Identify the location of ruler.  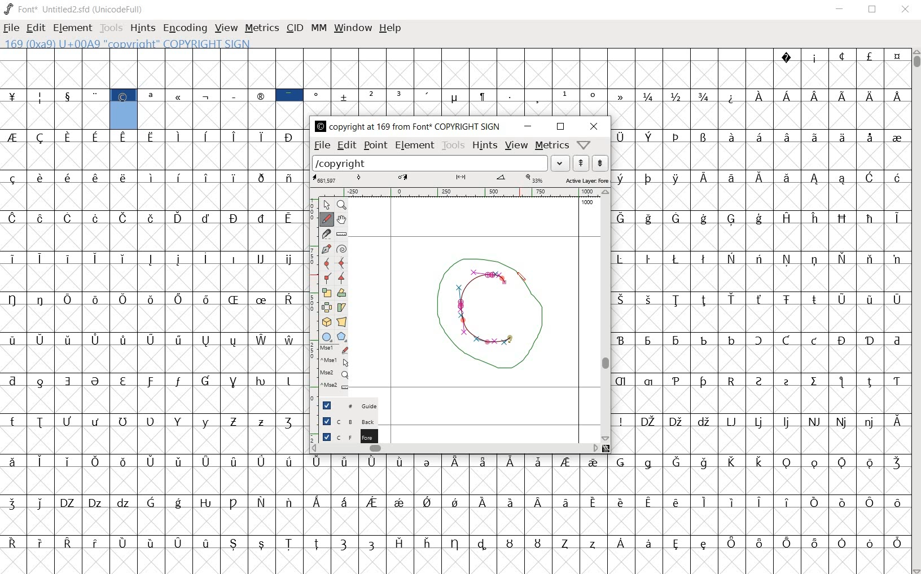
(459, 192).